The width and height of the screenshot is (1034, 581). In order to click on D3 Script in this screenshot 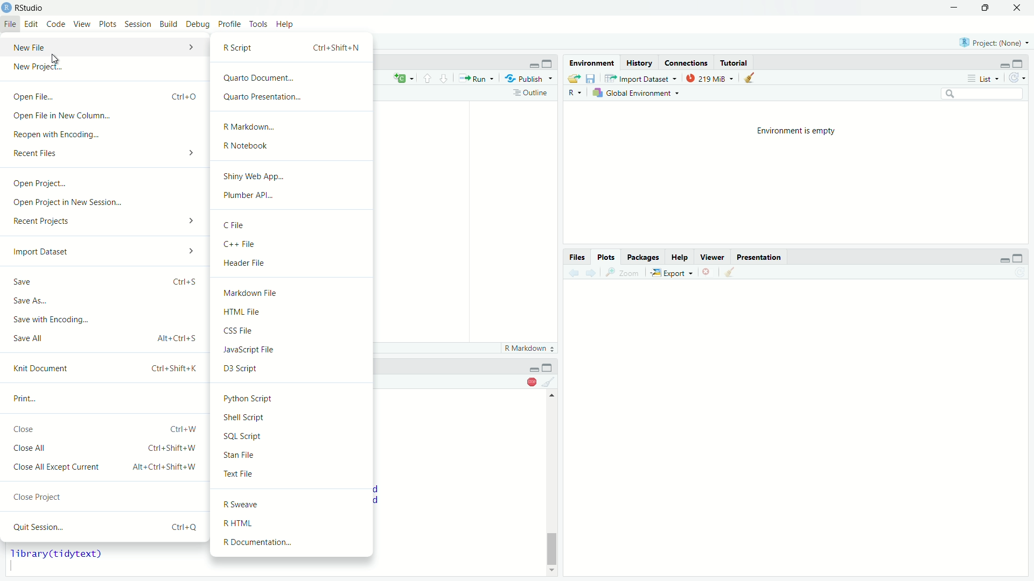, I will do `click(292, 367)`.